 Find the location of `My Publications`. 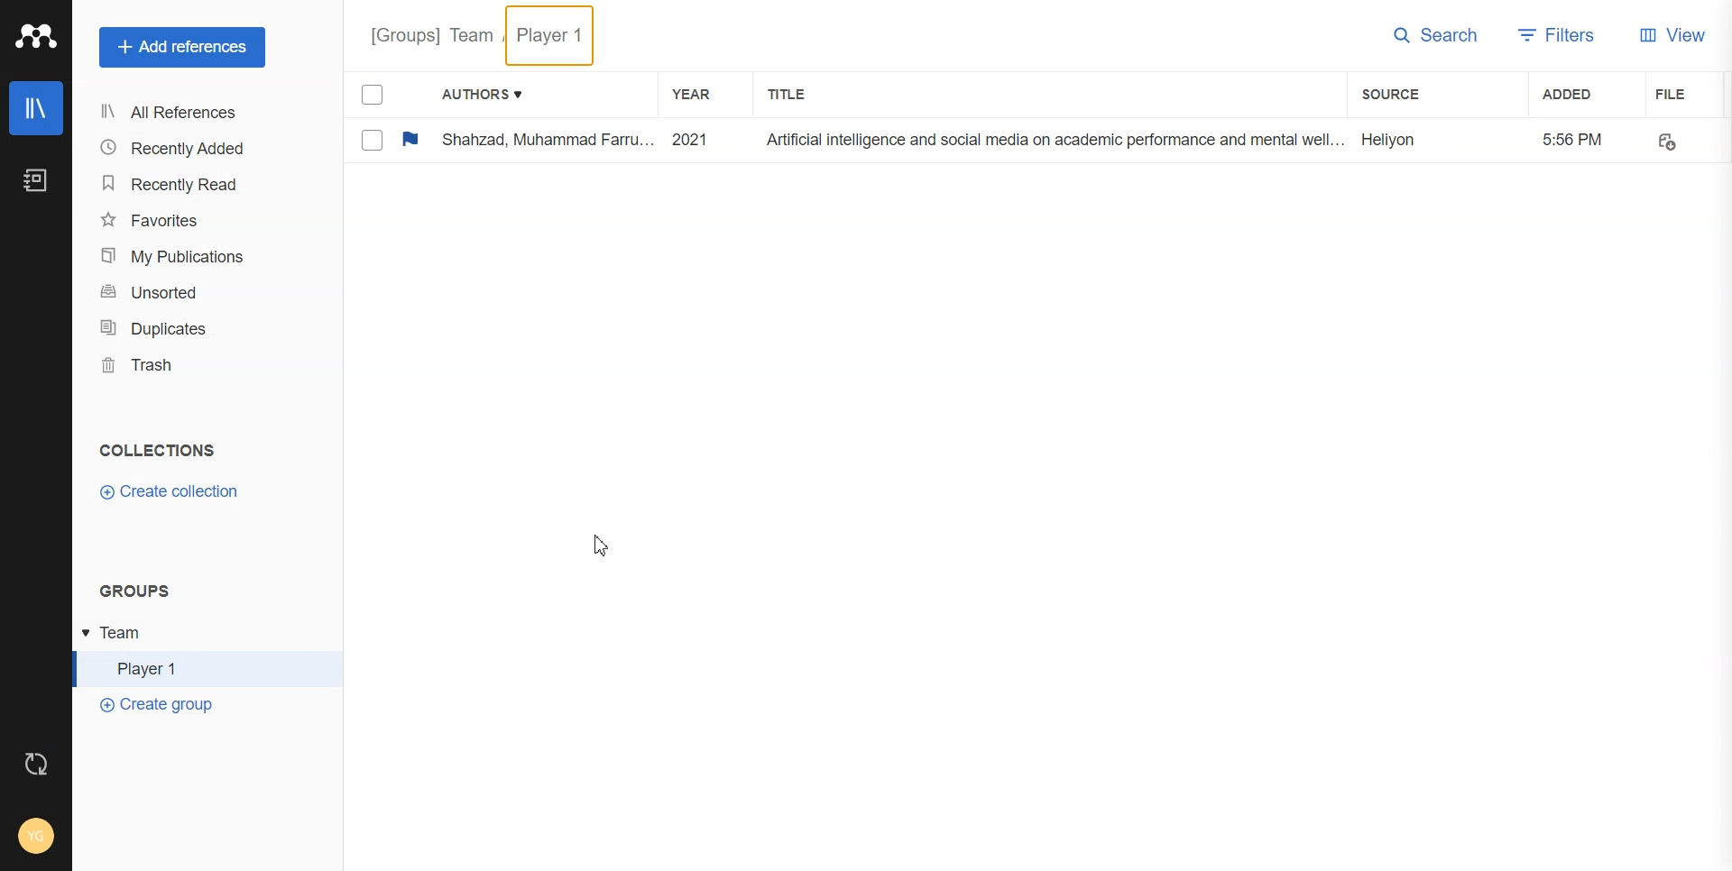

My Publications is located at coordinates (183, 255).